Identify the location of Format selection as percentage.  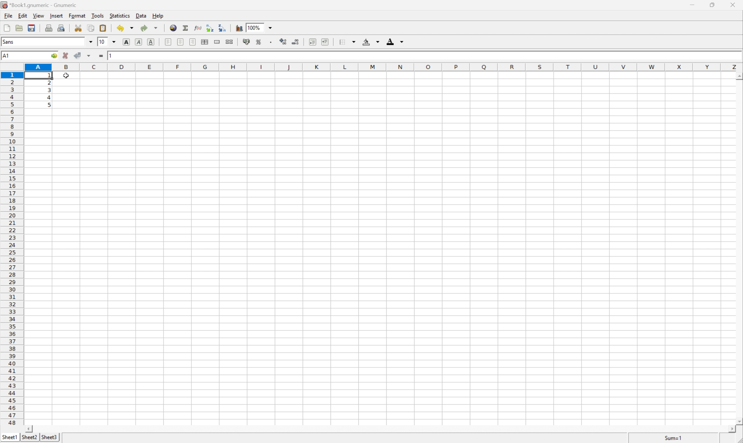
(258, 42).